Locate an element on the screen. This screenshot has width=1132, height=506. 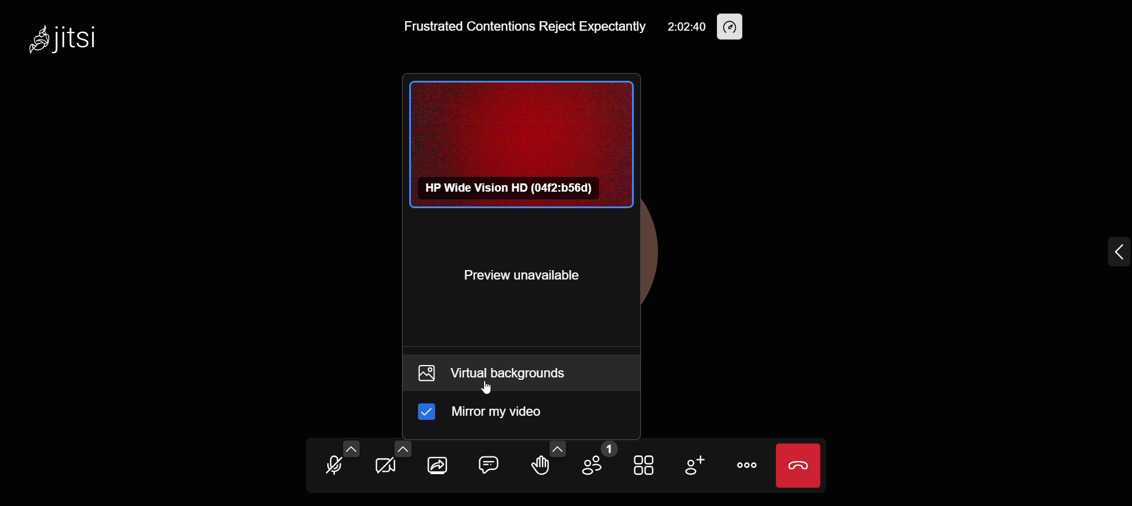
participantd is located at coordinates (598, 460).